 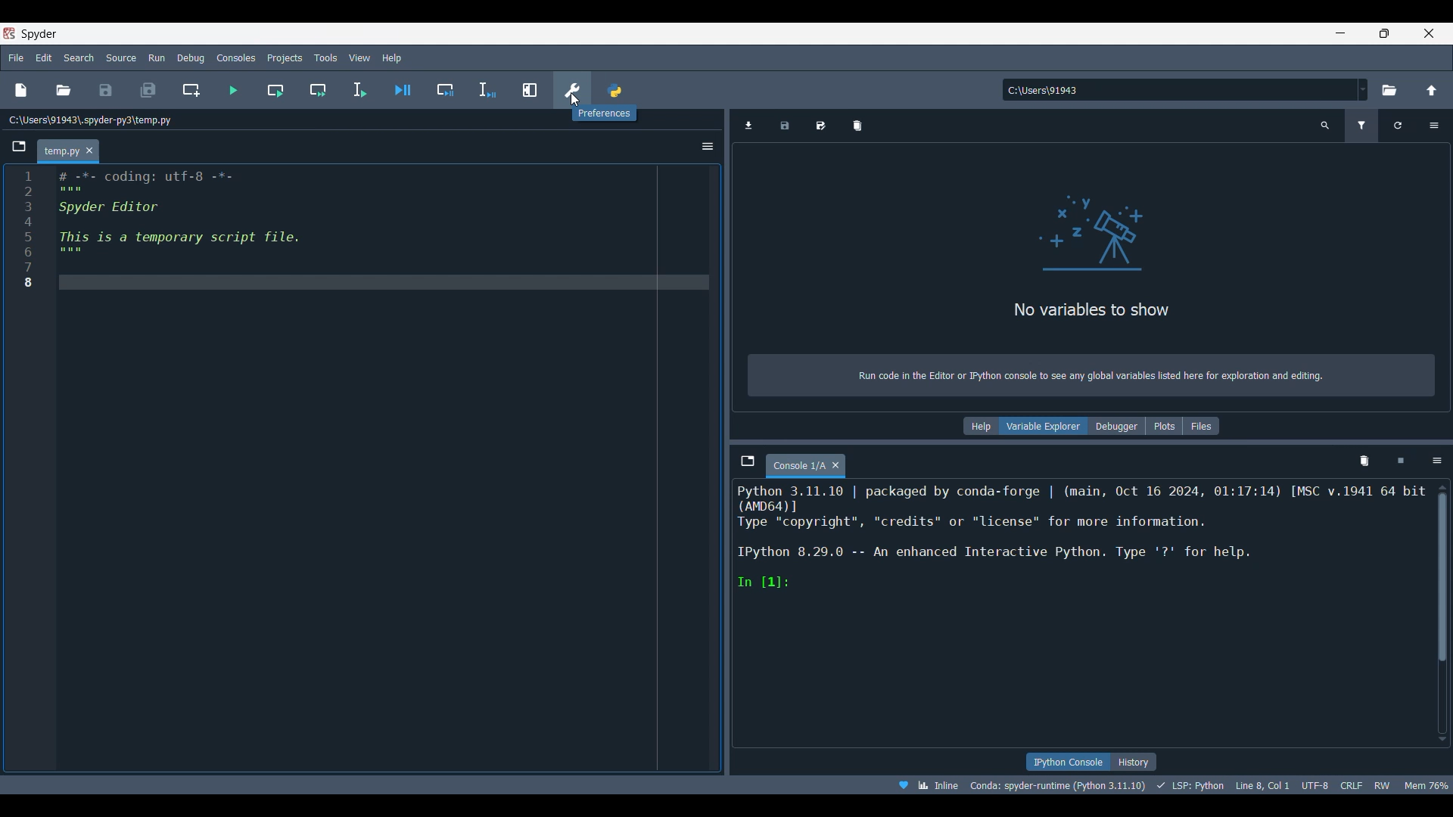 I want to click on ipython console pane, so click(x=1081, y=536).